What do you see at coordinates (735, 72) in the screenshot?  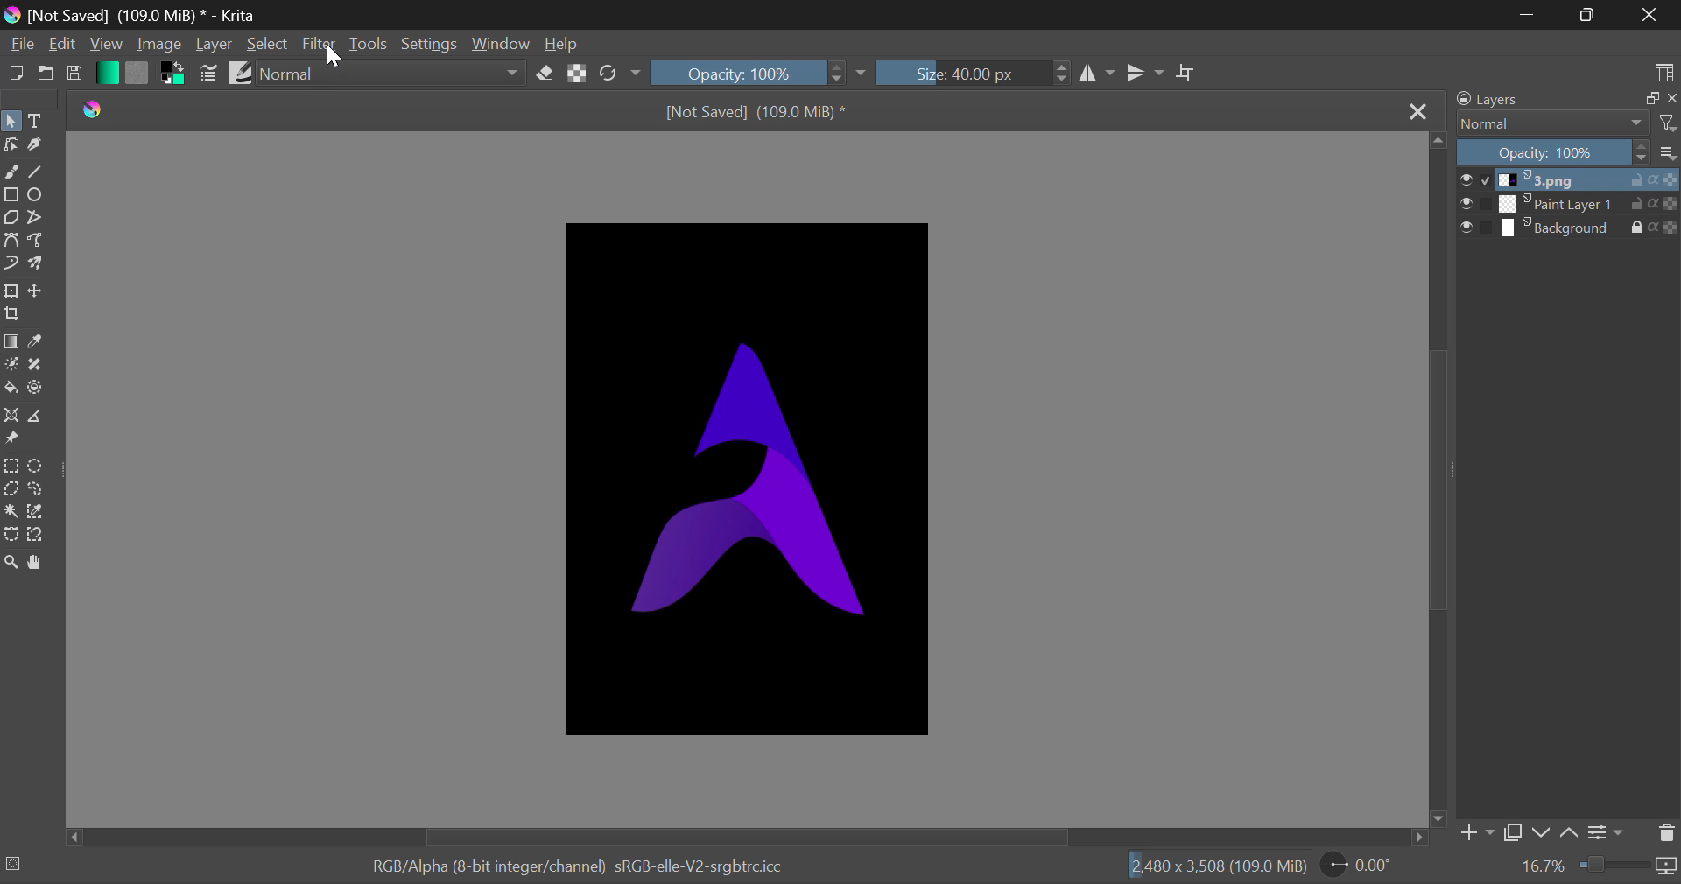 I see `Opacity: 100%` at bounding box center [735, 72].